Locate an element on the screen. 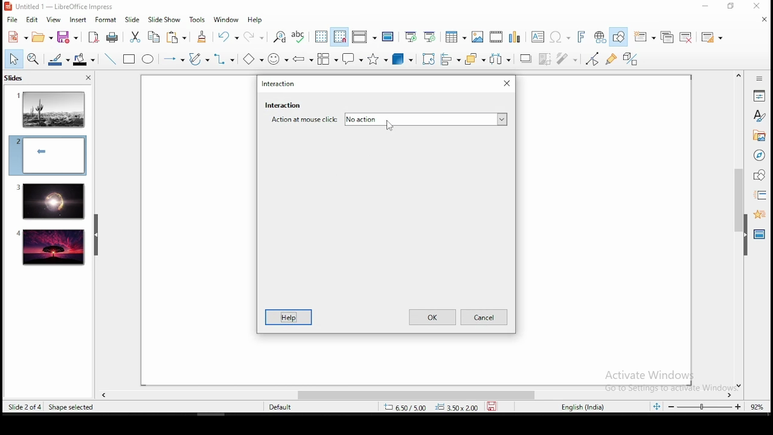 The image size is (773, 435). tables is located at coordinates (455, 35).